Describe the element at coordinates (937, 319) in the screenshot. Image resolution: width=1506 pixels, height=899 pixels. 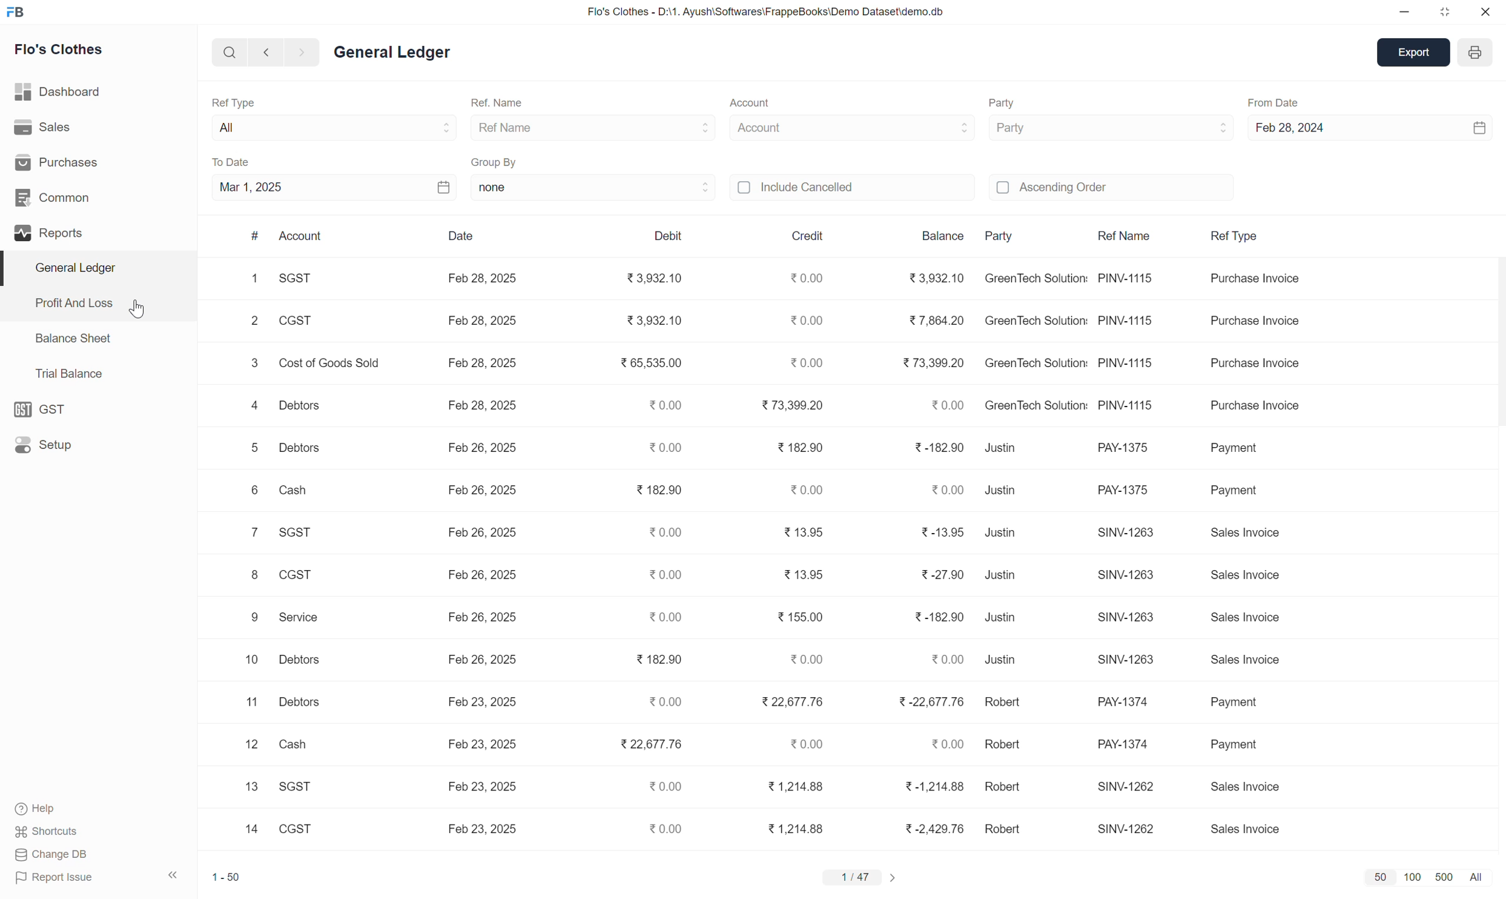
I see `₹7,864.20` at that location.